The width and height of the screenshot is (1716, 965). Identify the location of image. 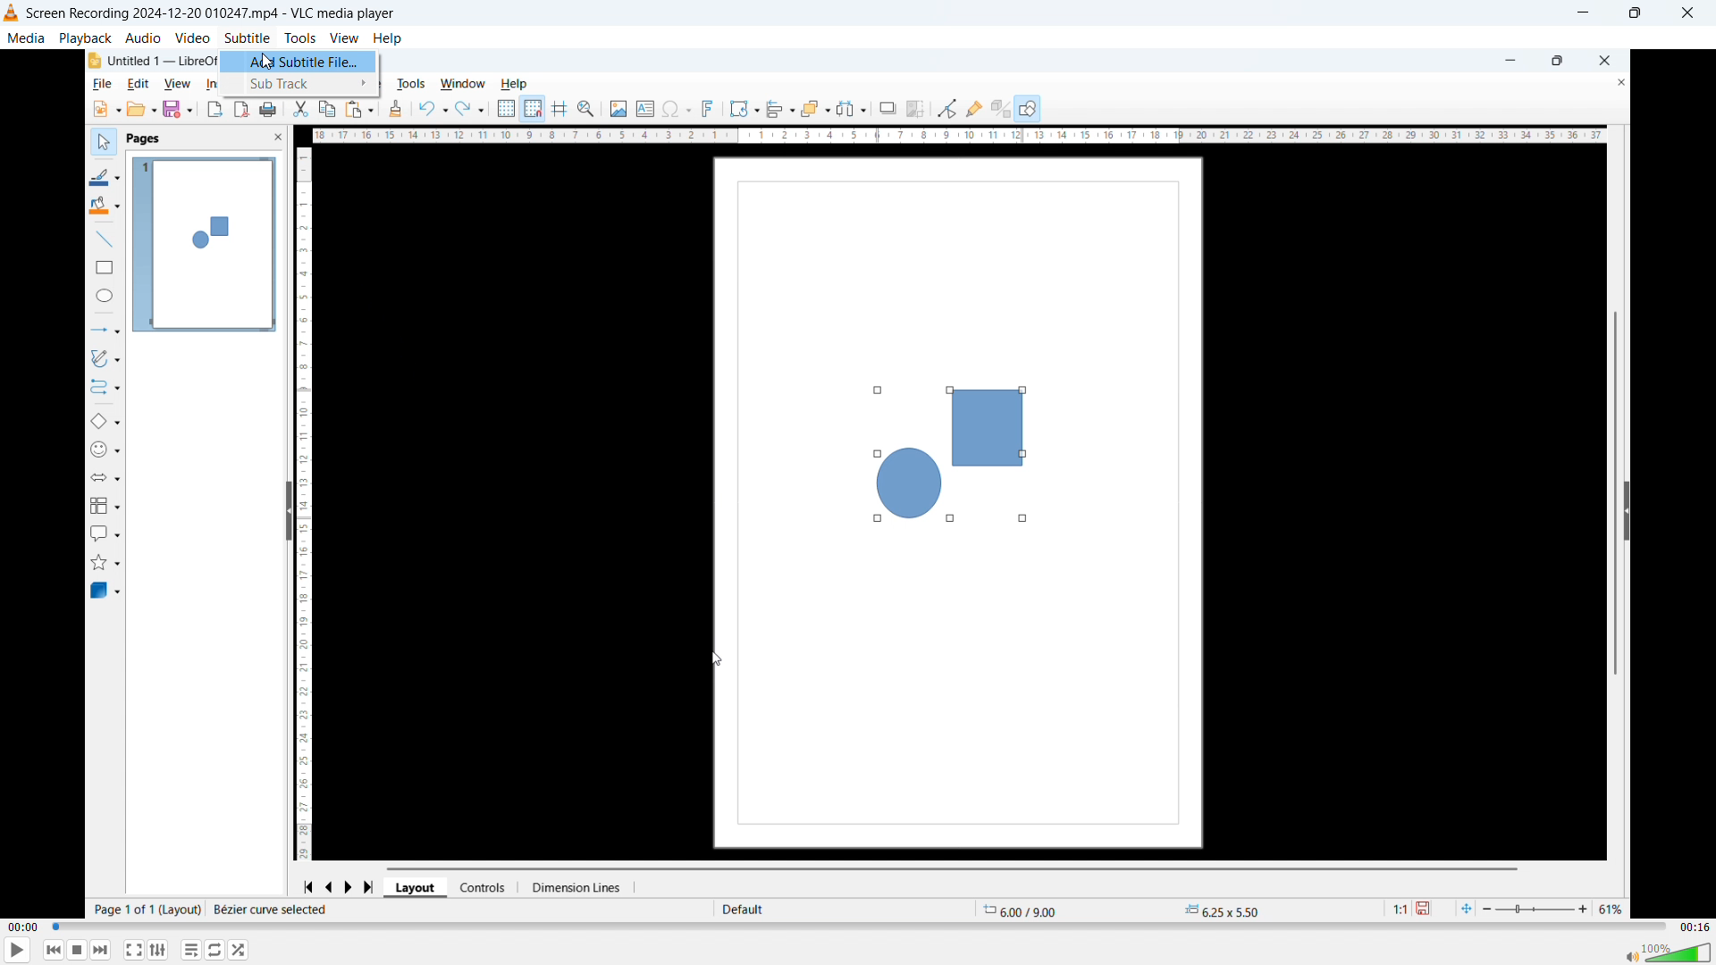
(617, 109).